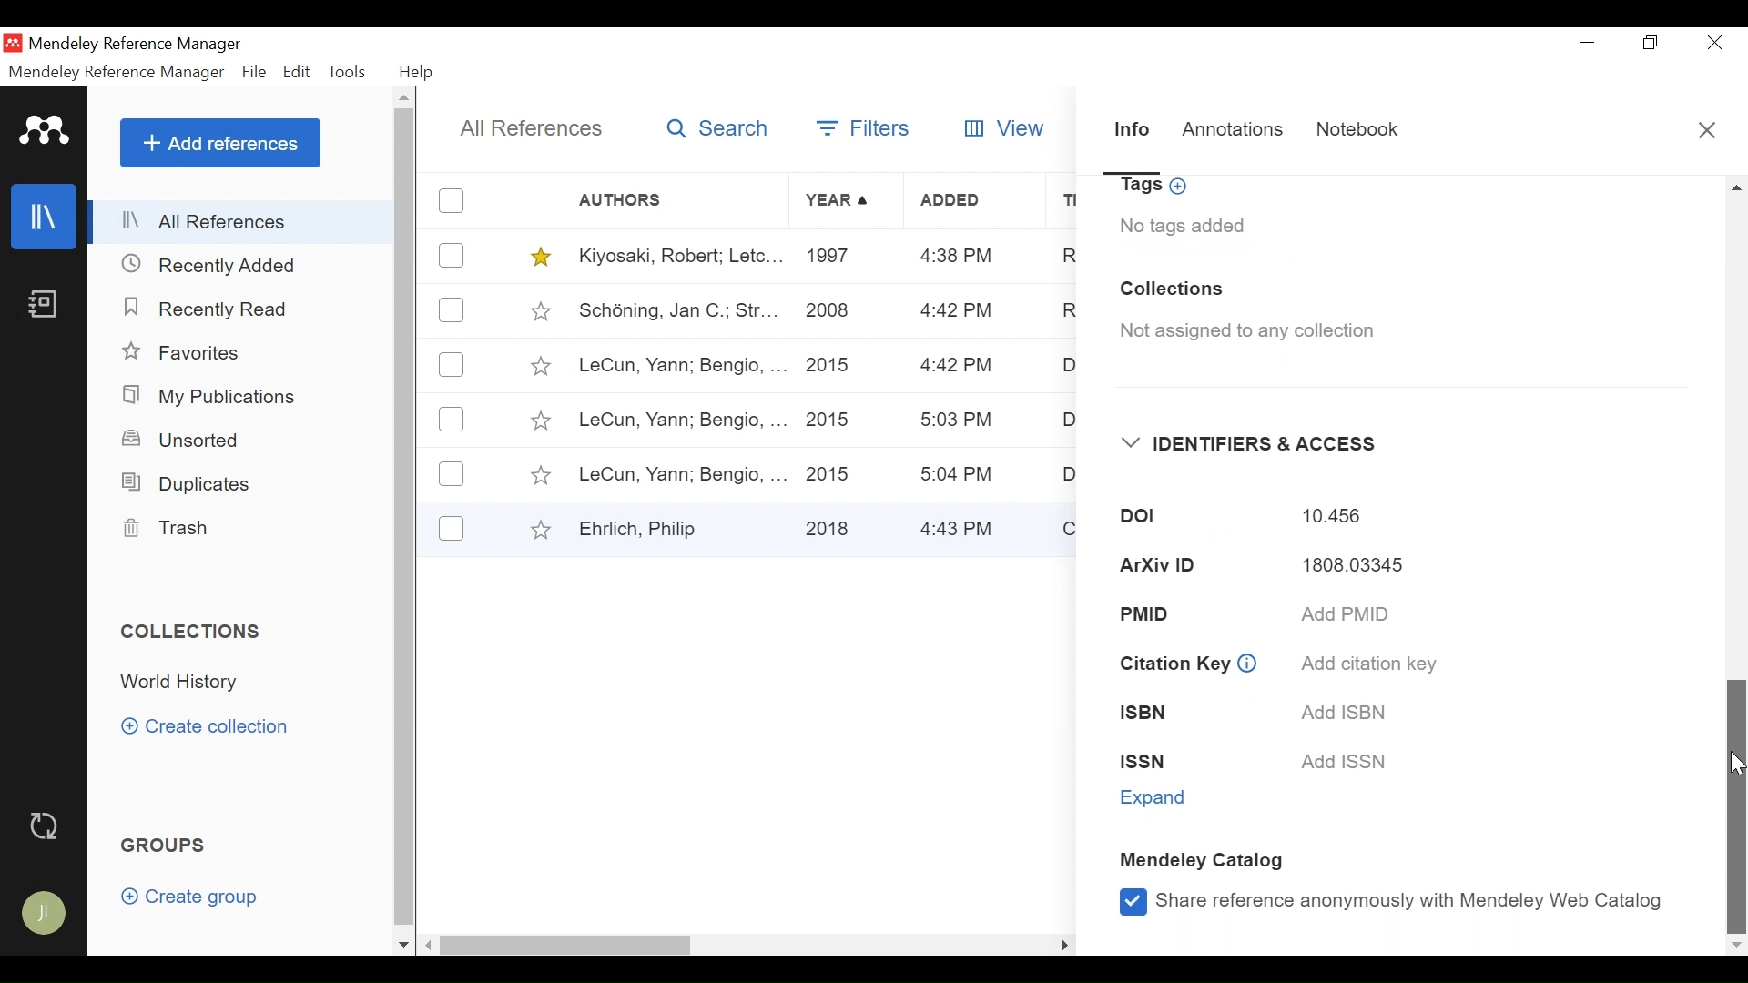  Describe the element at coordinates (161, 845) in the screenshot. I see `Groups` at that location.